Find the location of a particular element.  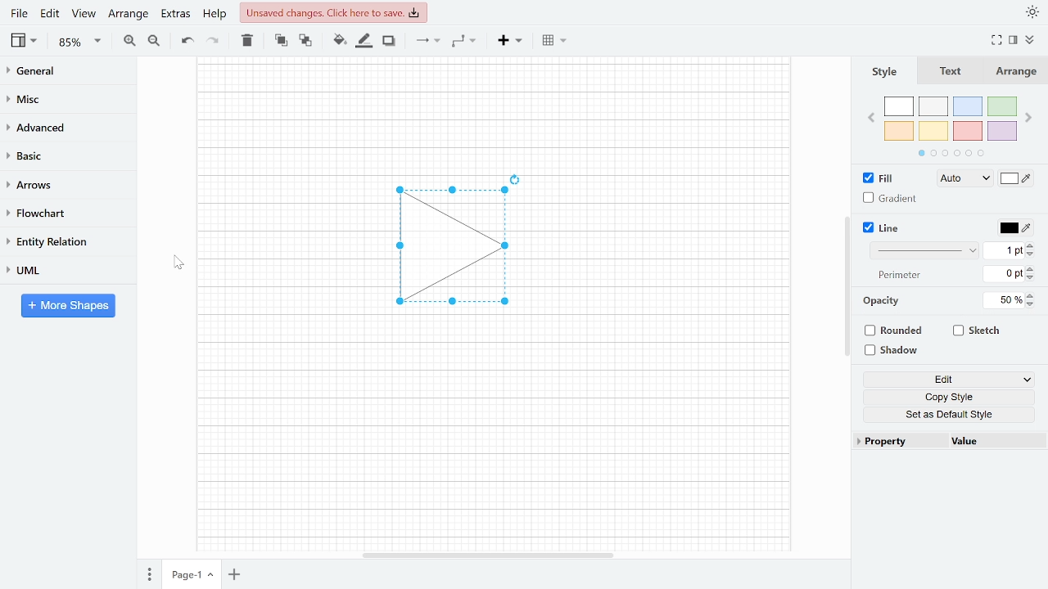

green is located at coordinates (1003, 107).